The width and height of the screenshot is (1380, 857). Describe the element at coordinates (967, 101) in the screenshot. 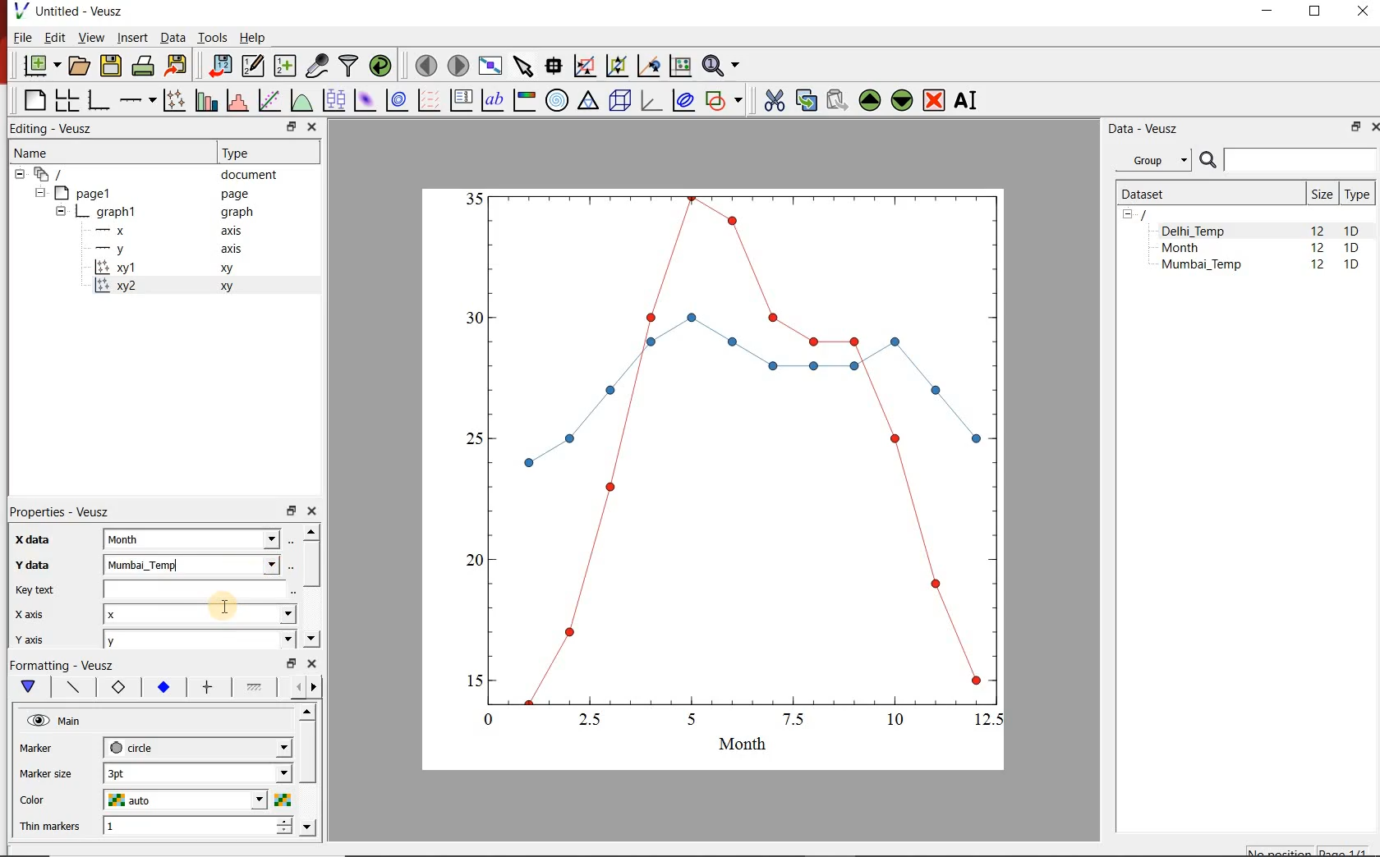

I see `renames the selected widget` at that location.